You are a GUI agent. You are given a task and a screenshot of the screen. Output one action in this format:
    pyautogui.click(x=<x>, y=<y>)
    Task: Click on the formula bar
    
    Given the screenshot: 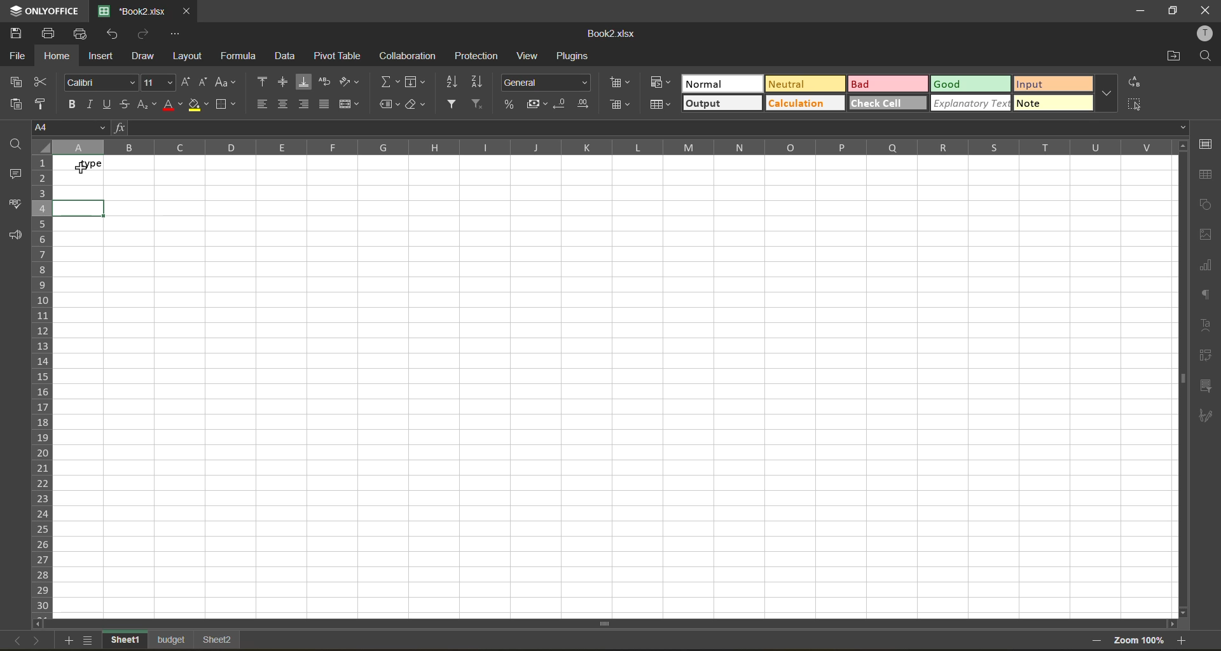 What is the action you would take?
    pyautogui.click(x=659, y=128)
    